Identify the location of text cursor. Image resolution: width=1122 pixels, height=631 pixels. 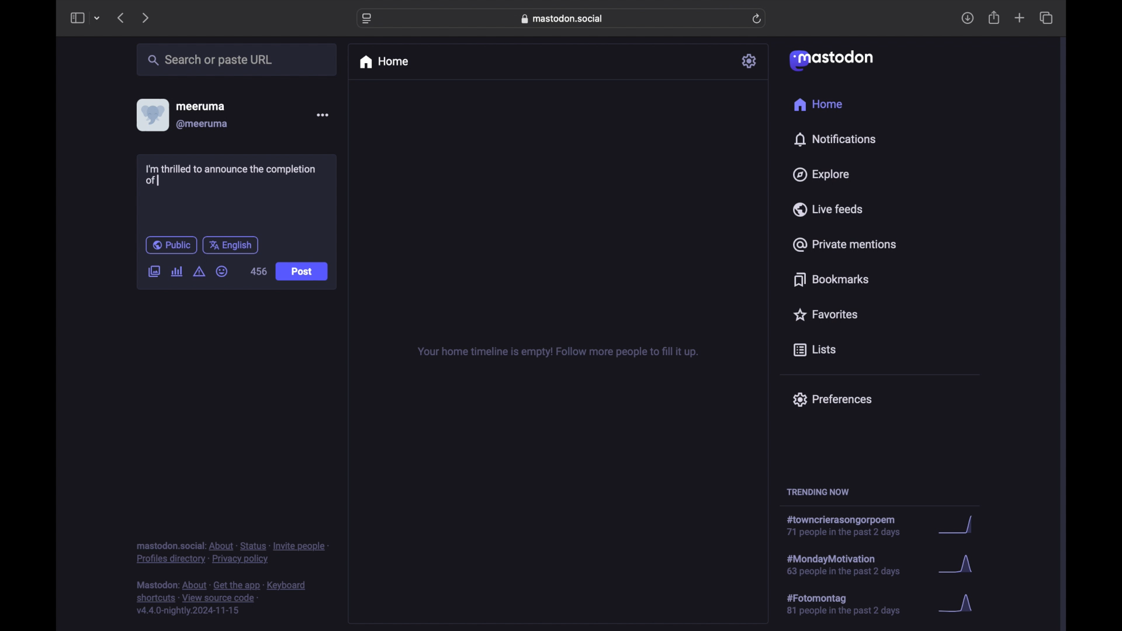
(158, 180).